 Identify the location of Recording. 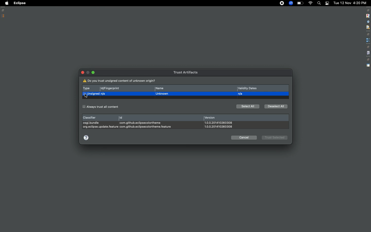
(282, 4).